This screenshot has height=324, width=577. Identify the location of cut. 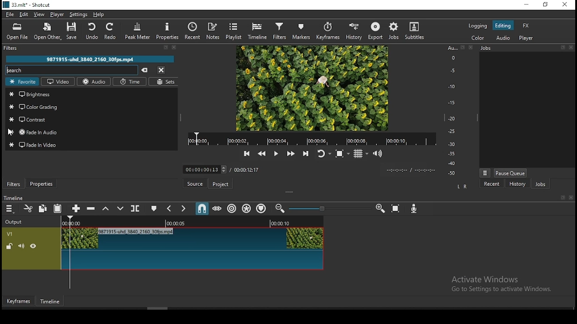
(29, 209).